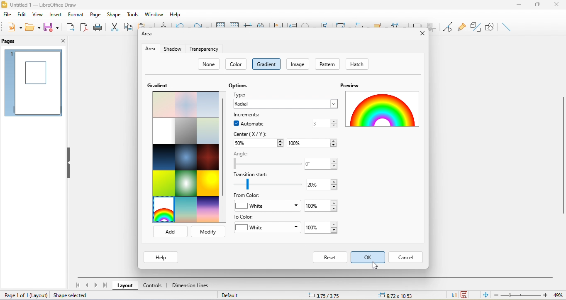 The image size is (566, 300). I want to click on close, so click(420, 33).